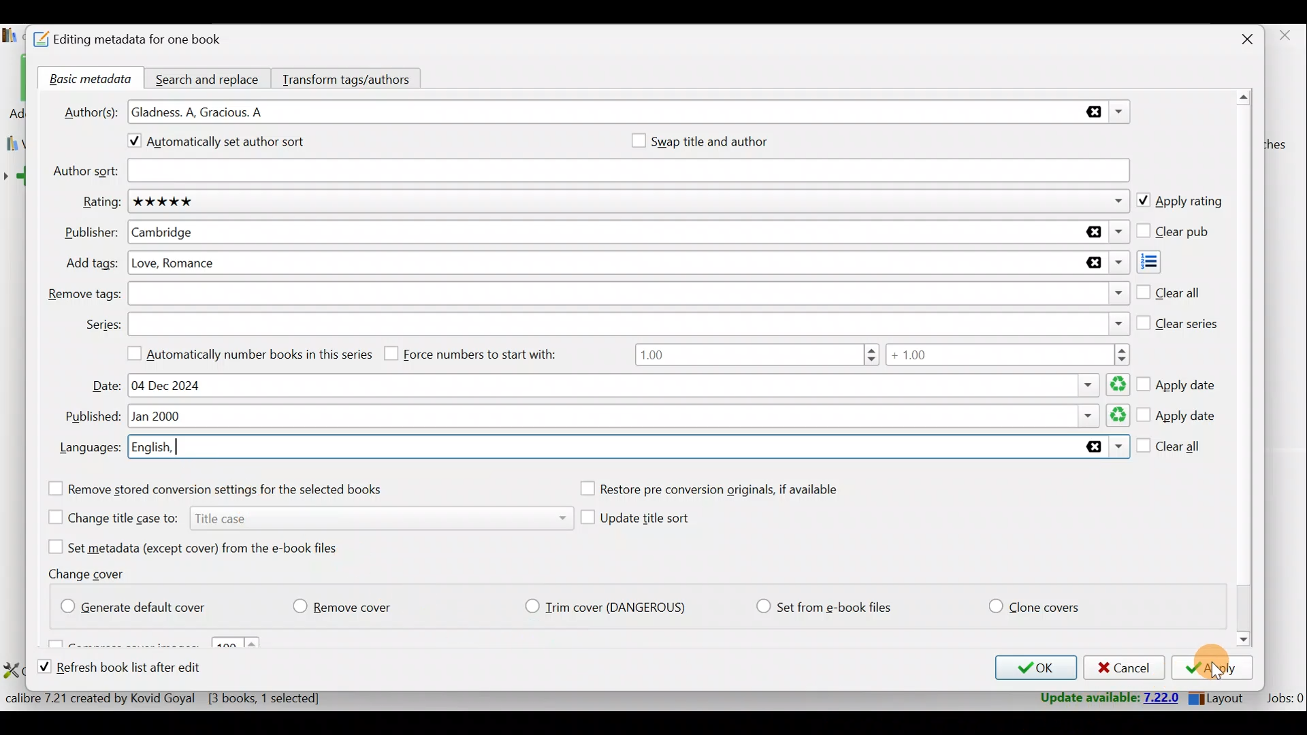 The image size is (1307, 735). Describe the element at coordinates (481, 353) in the screenshot. I see `Force numbers to start with` at that location.